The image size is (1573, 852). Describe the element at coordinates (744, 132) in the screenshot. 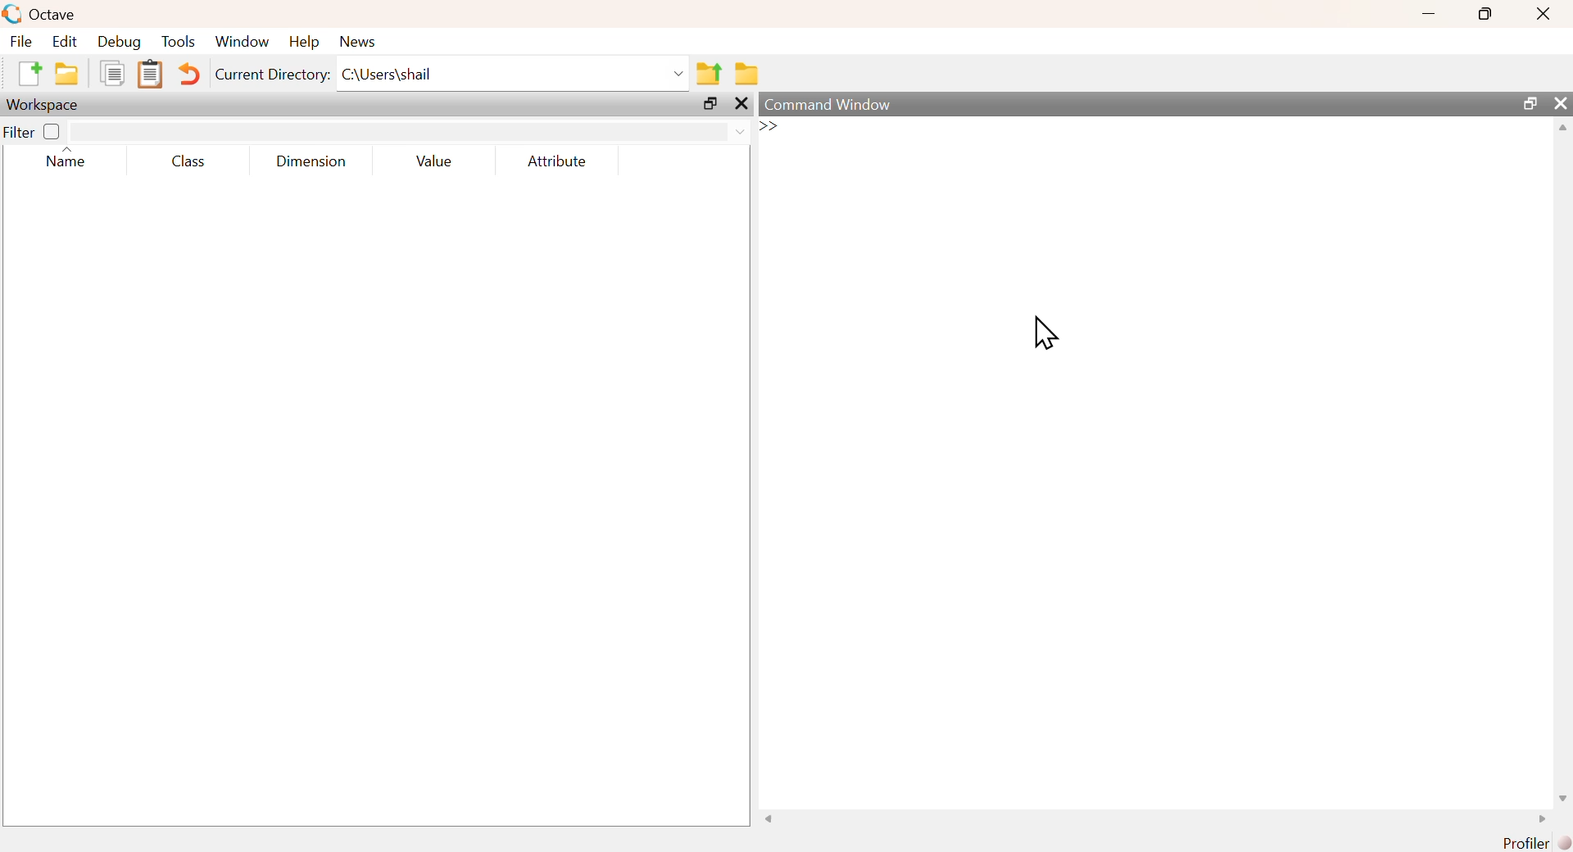

I see `dropdown` at that location.